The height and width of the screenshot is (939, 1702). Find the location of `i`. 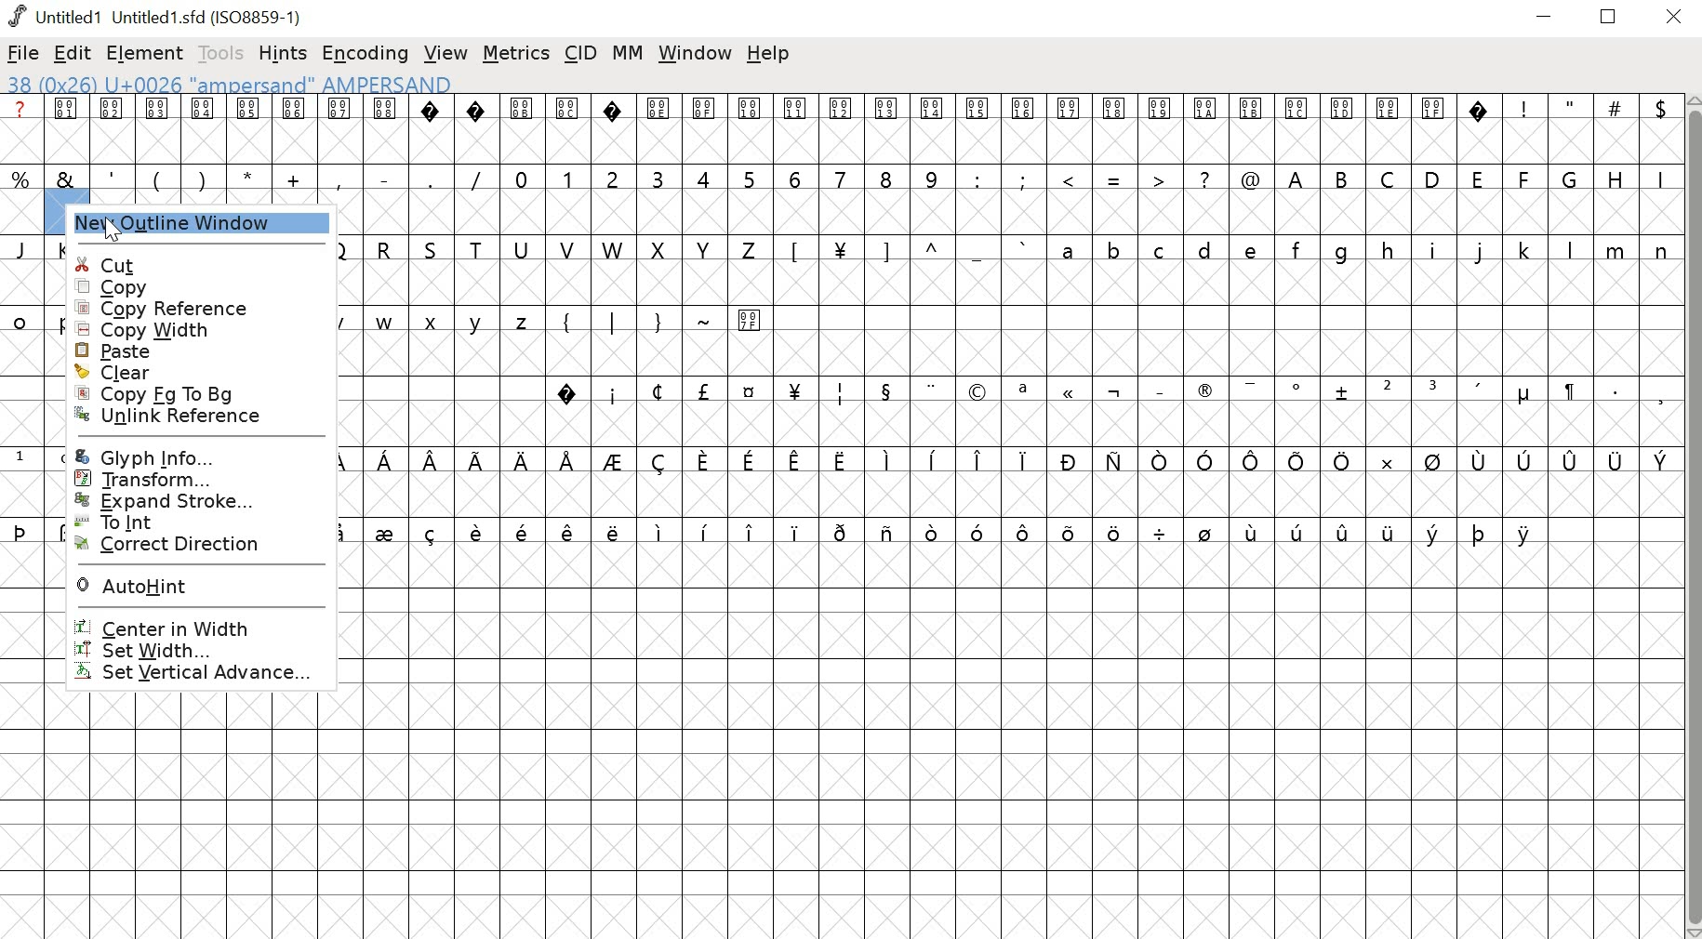

i is located at coordinates (1433, 249).